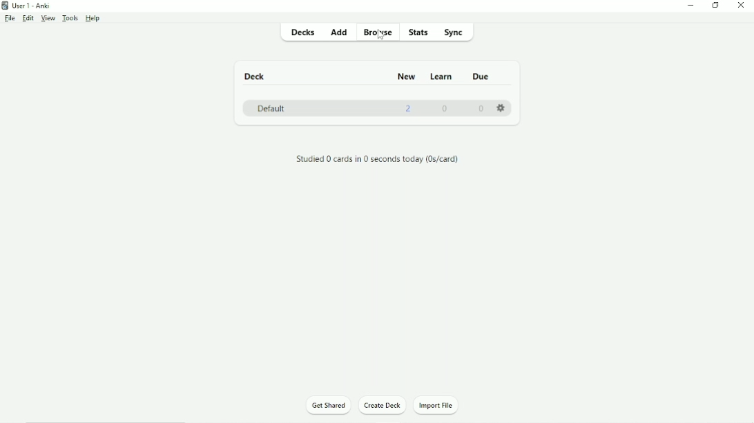  What do you see at coordinates (70, 19) in the screenshot?
I see `Tools` at bounding box center [70, 19].